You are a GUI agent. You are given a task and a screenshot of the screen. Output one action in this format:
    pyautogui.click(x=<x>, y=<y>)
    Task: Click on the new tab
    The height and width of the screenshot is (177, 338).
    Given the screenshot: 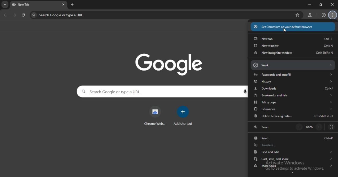 What is the action you would take?
    pyautogui.click(x=72, y=4)
    